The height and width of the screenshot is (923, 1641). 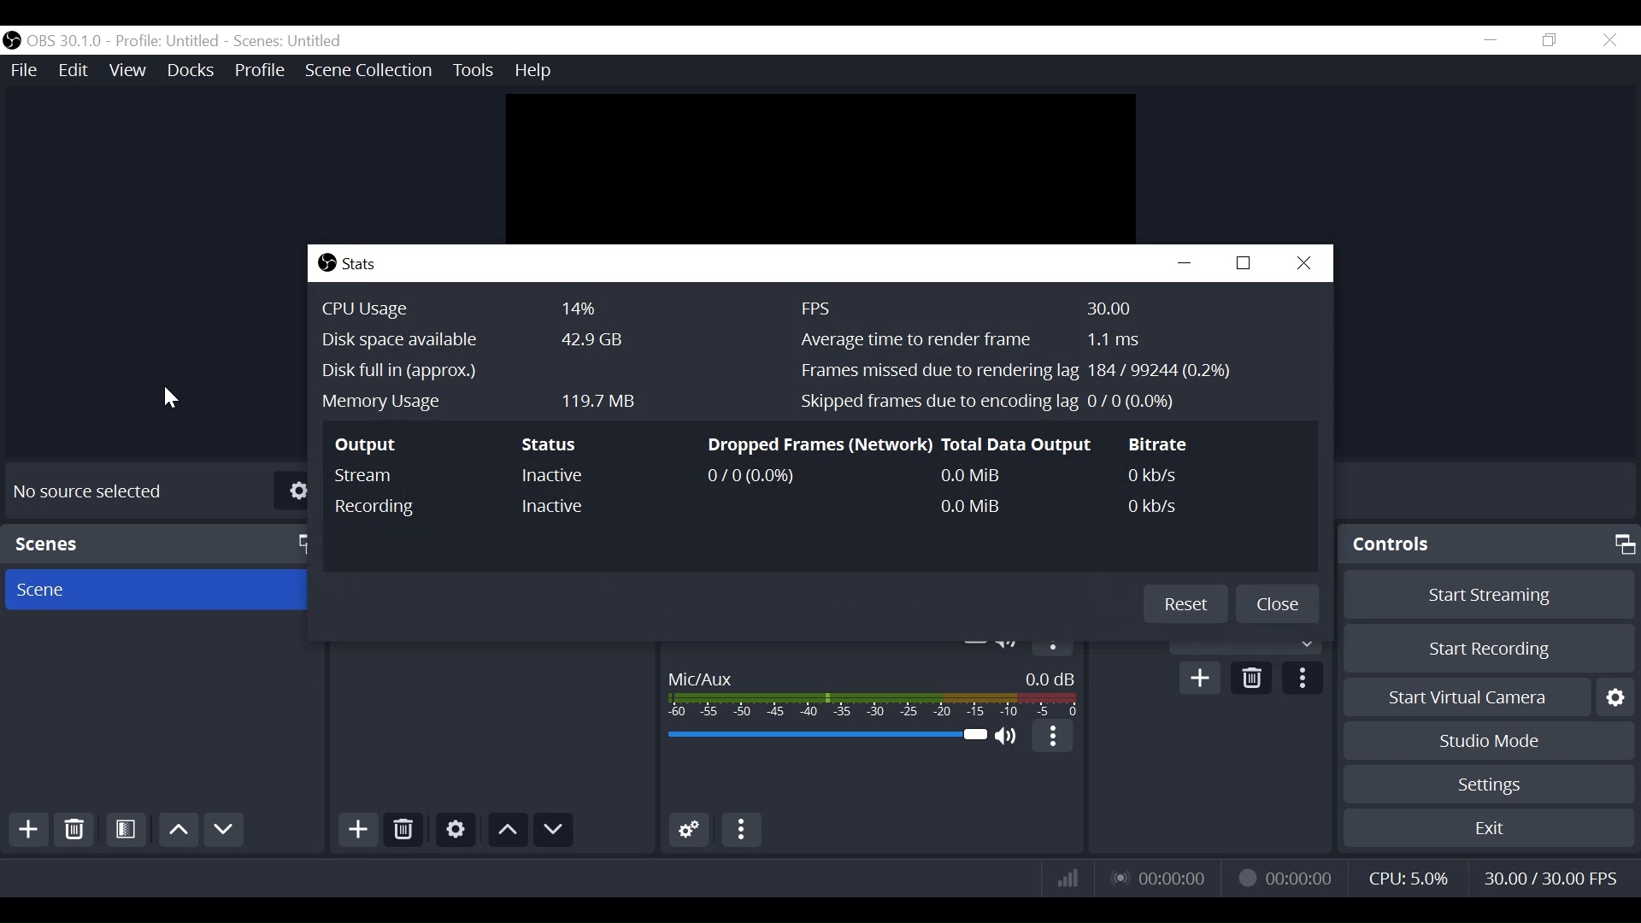 What do you see at coordinates (1022, 445) in the screenshot?
I see `` at bounding box center [1022, 445].